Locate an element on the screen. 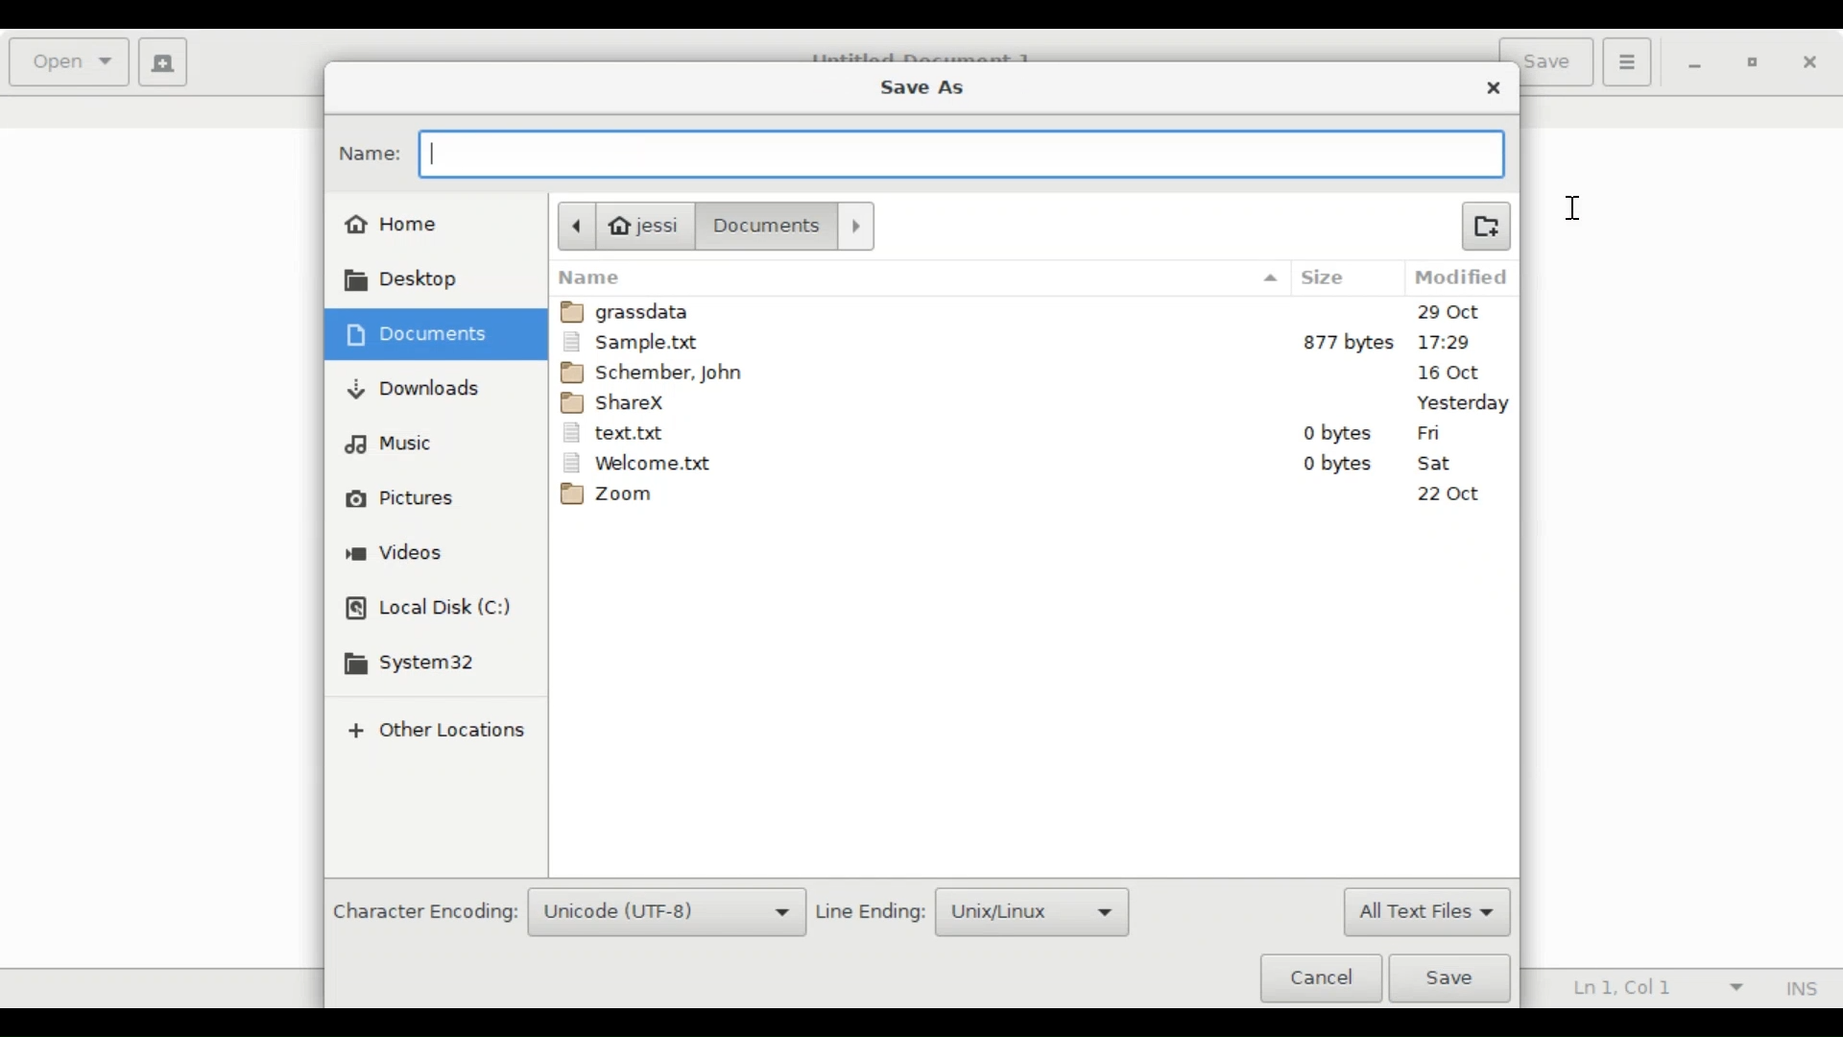 Image resolution: width=1843 pixels, height=1037 pixels. Home is located at coordinates (394, 222).